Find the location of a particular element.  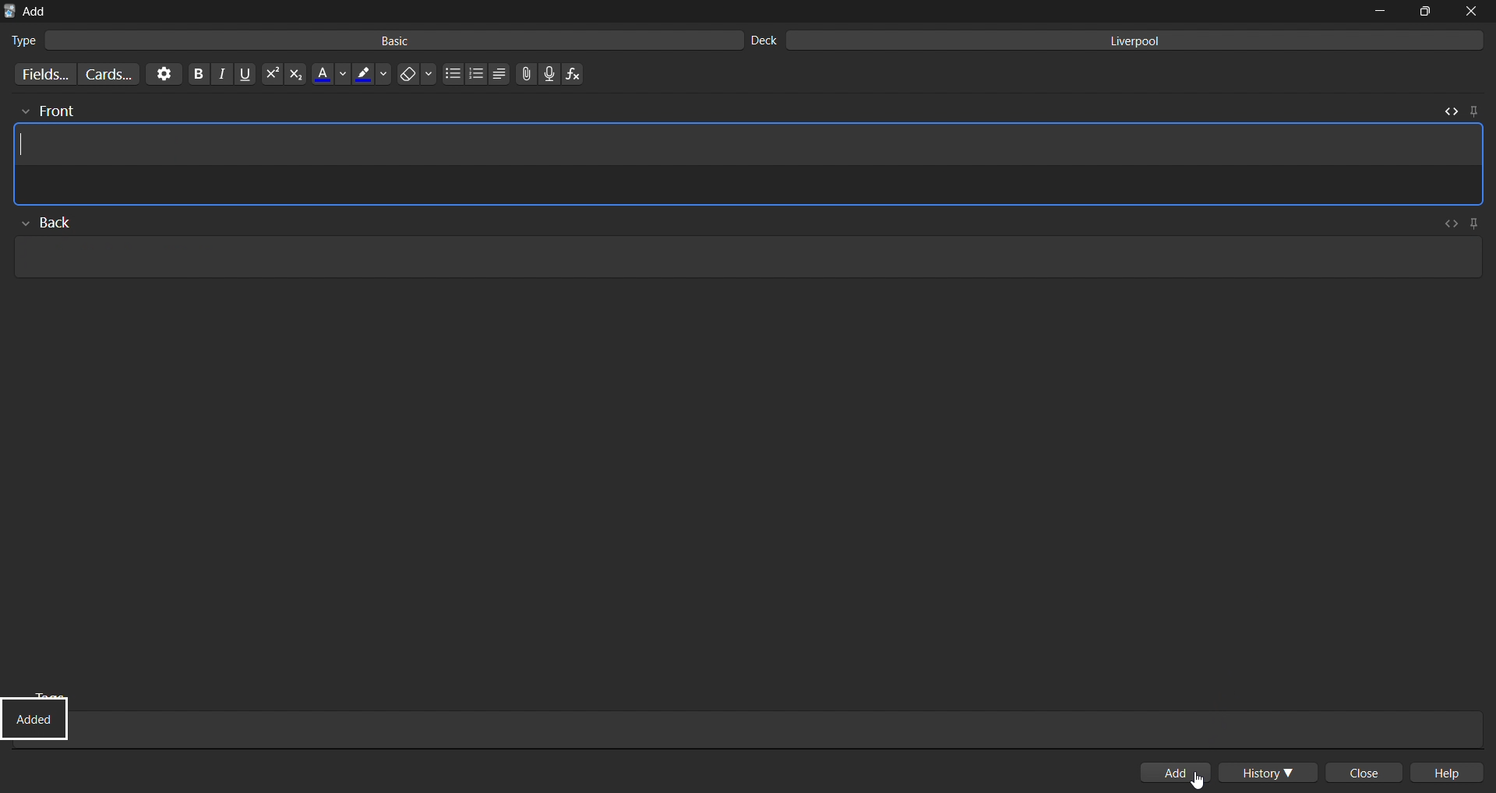

back is located at coordinates (55, 220).